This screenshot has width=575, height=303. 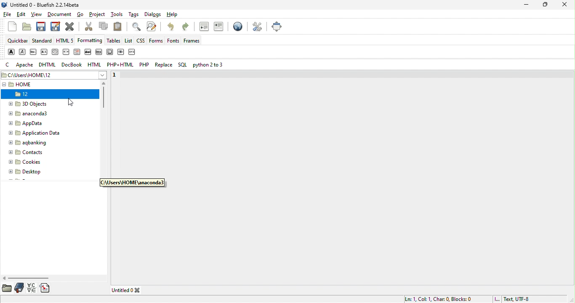 I want to click on abbreviation, so click(x=33, y=52).